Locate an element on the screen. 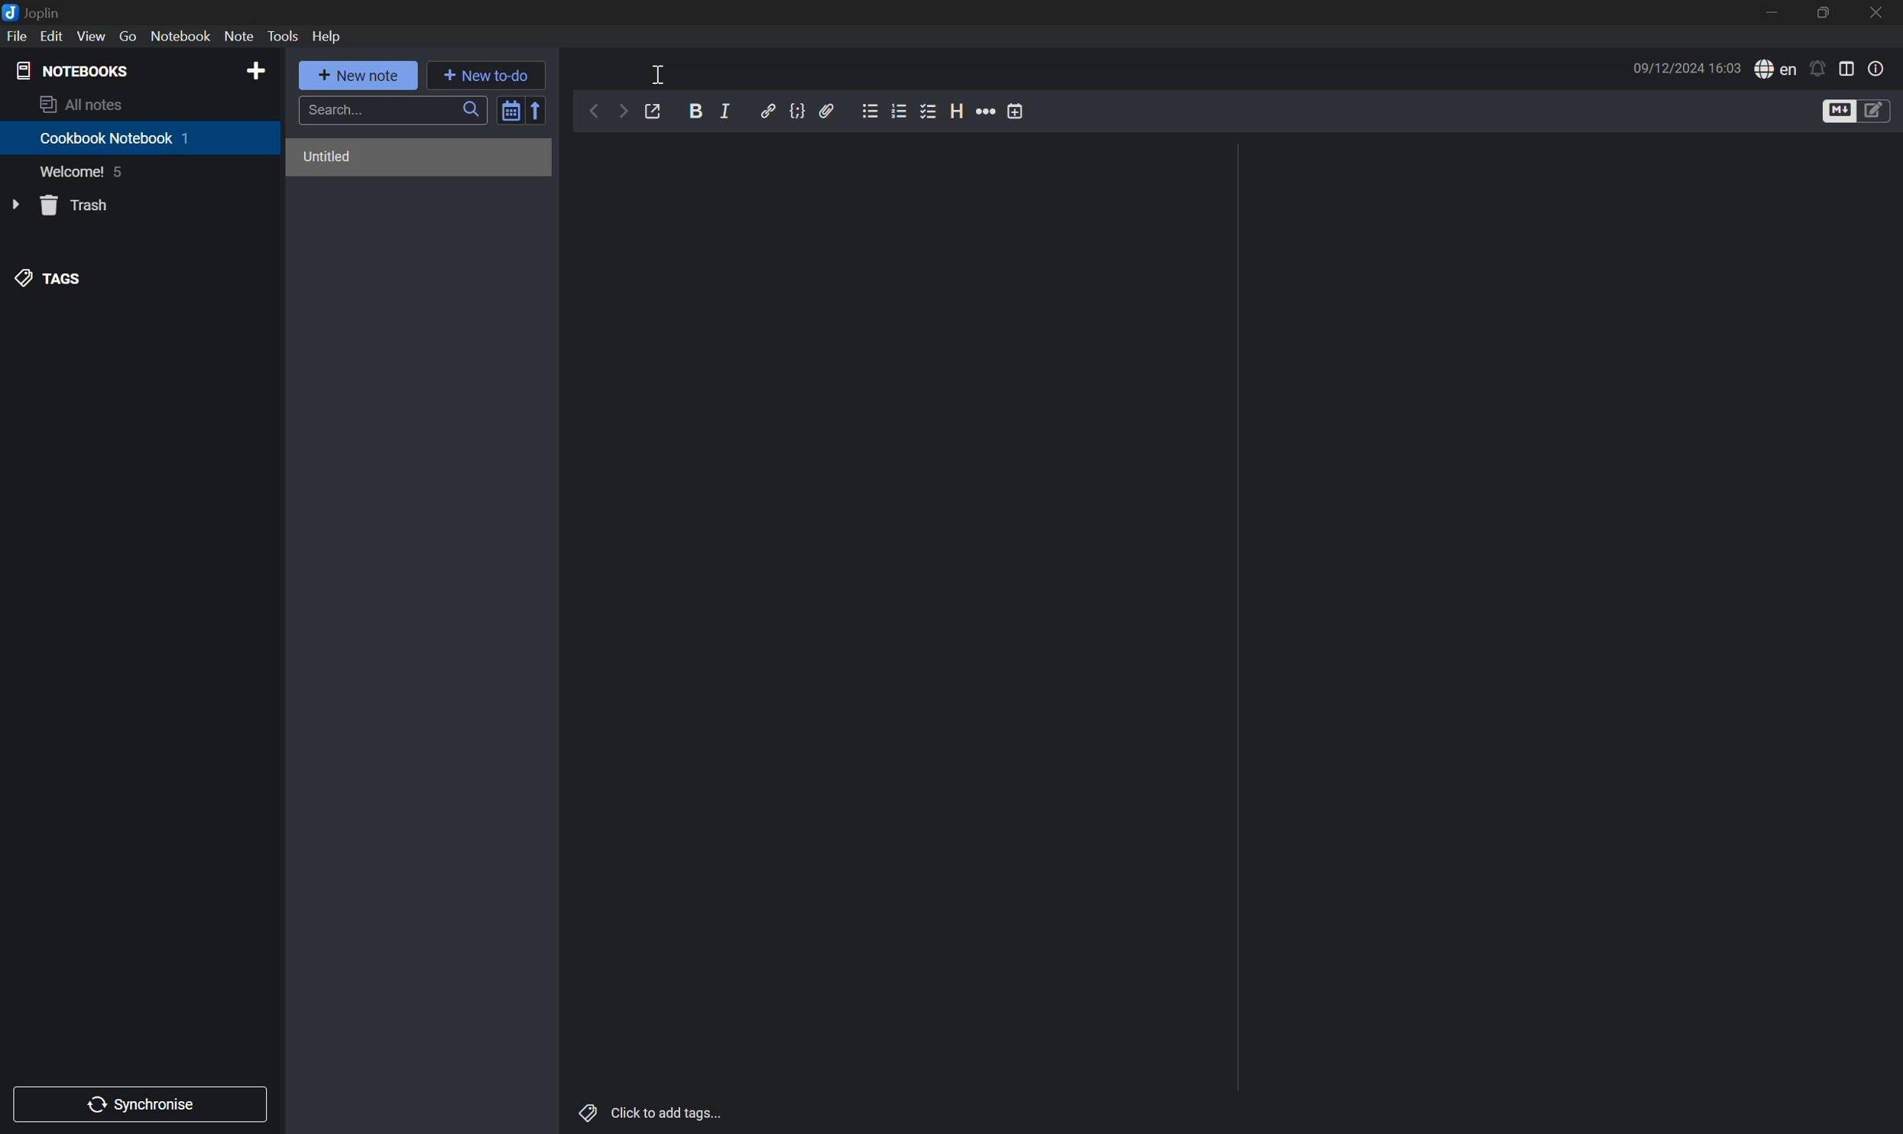 The height and width of the screenshot is (1134, 1903). Go is located at coordinates (130, 37).